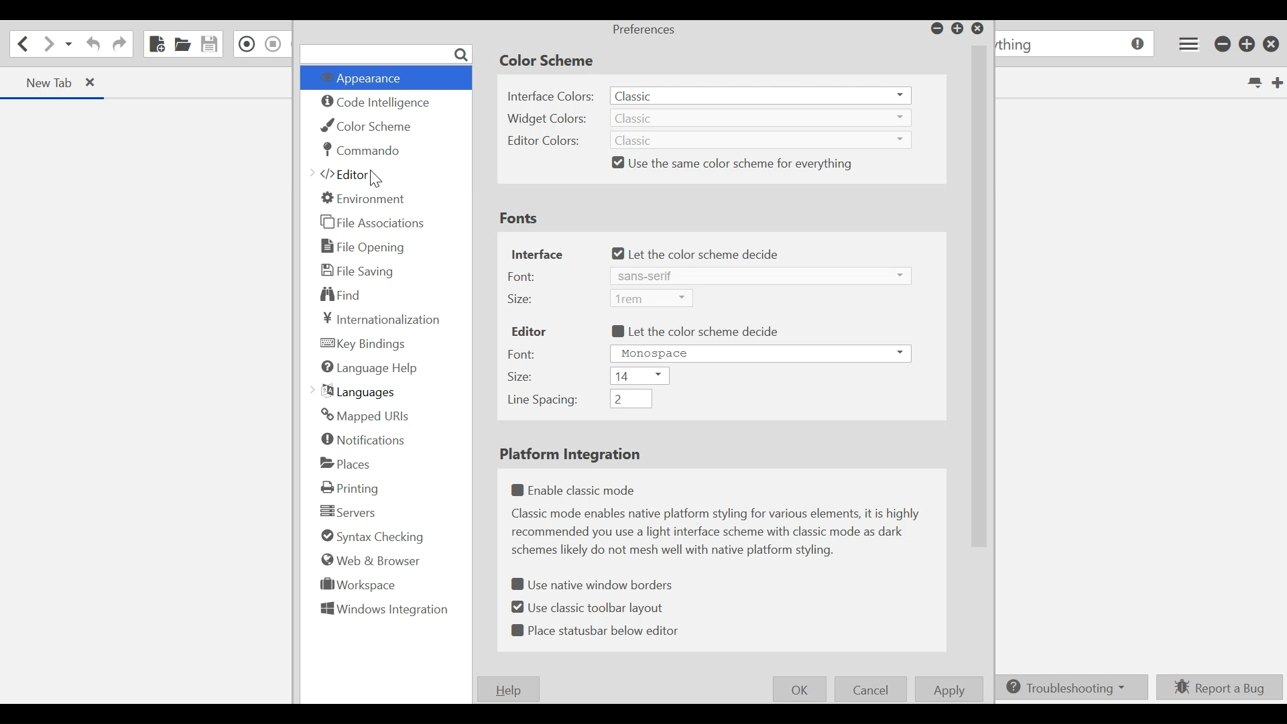  I want to click on classic, so click(763, 140).